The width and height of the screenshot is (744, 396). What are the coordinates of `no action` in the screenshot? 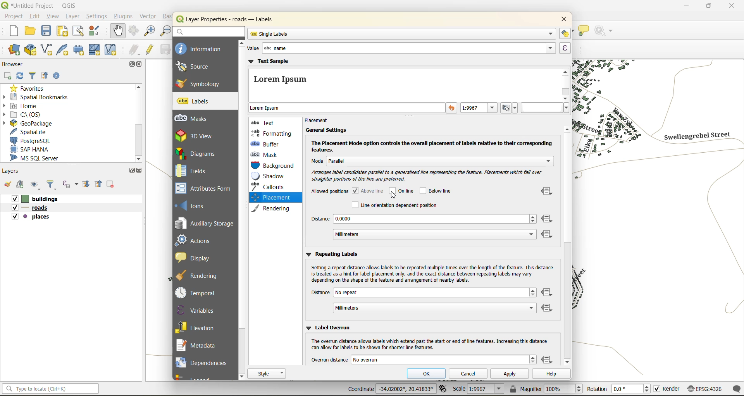 It's located at (606, 31).